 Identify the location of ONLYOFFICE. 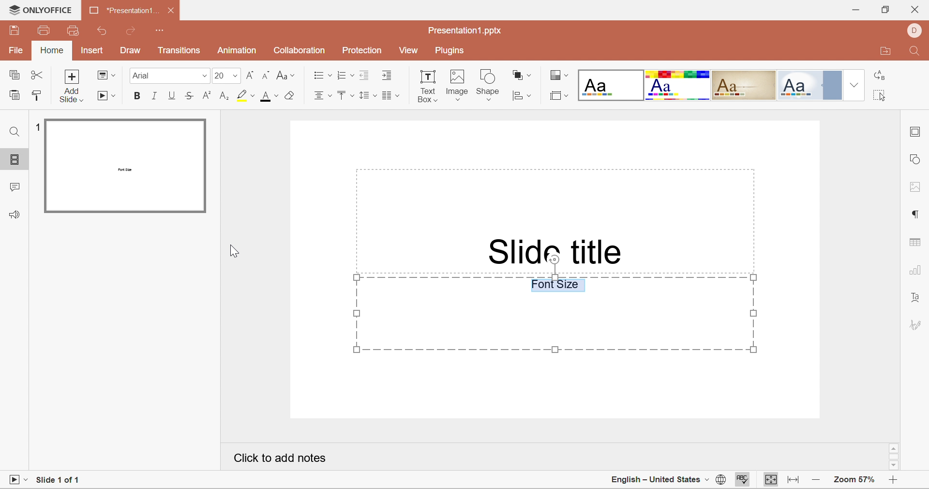
(49, 10).